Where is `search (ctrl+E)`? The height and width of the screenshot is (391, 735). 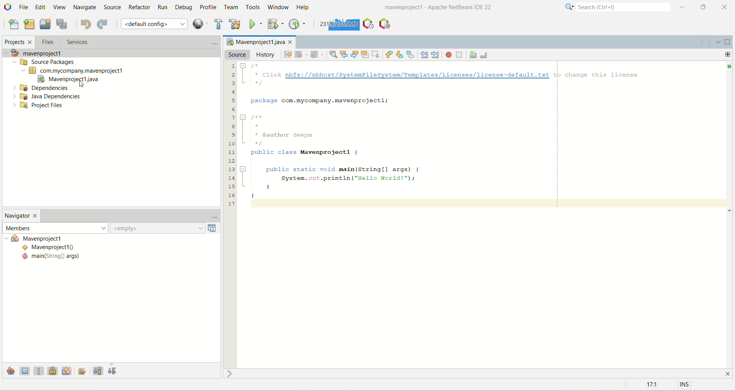
search (ctrl+E) is located at coordinates (614, 7).